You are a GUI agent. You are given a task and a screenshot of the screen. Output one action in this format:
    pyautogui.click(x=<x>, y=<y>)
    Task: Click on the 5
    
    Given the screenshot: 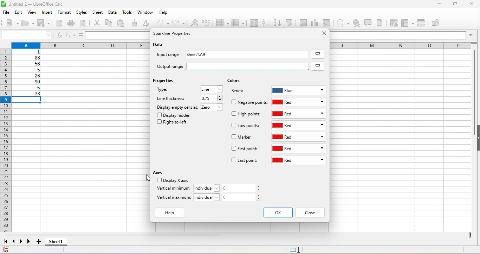 What is the action you would take?
    pyautogui.click(x=27, y=89)
    